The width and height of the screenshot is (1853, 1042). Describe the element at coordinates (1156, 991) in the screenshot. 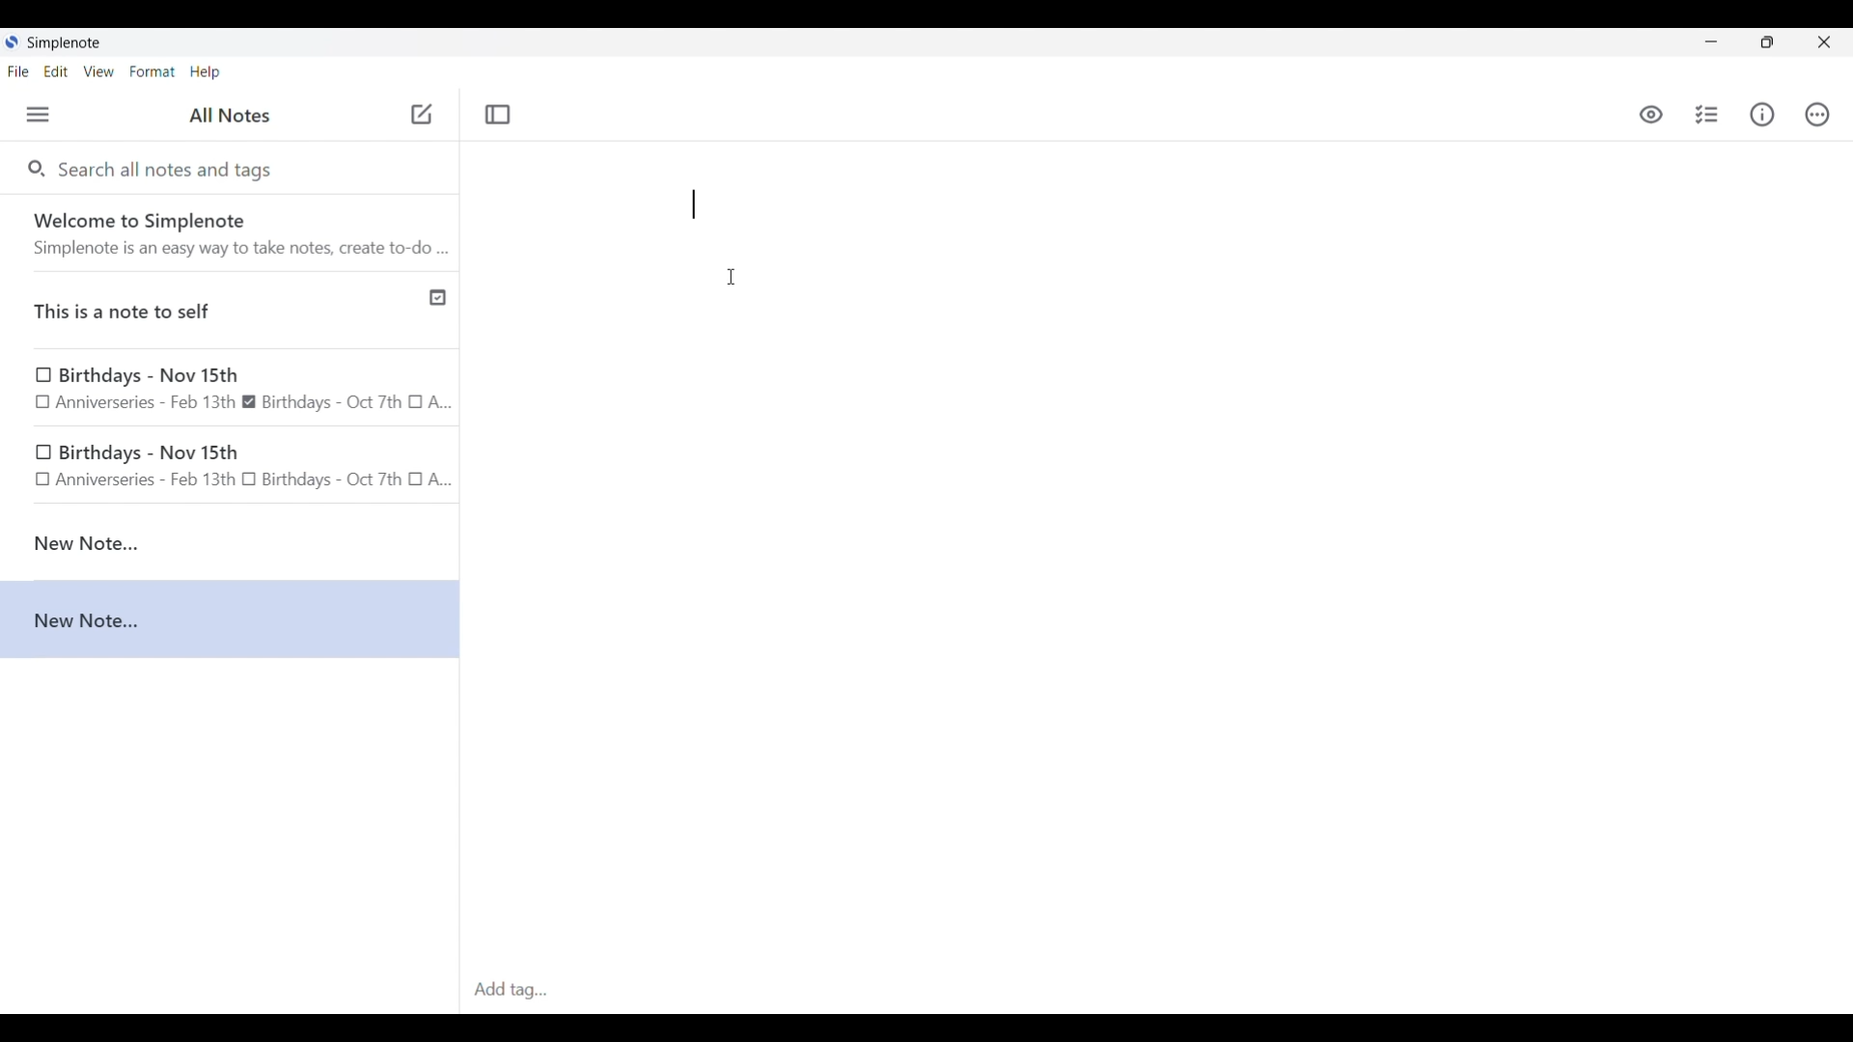

I see `Click to type in tags` at that location.